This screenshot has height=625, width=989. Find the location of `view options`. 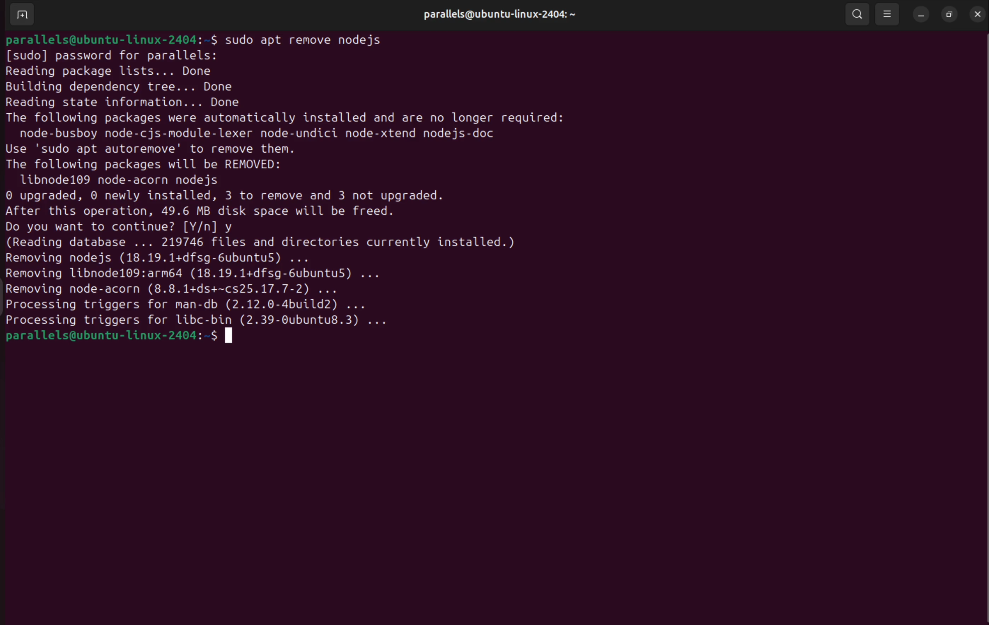

view options is located at coordinates (887, 15).